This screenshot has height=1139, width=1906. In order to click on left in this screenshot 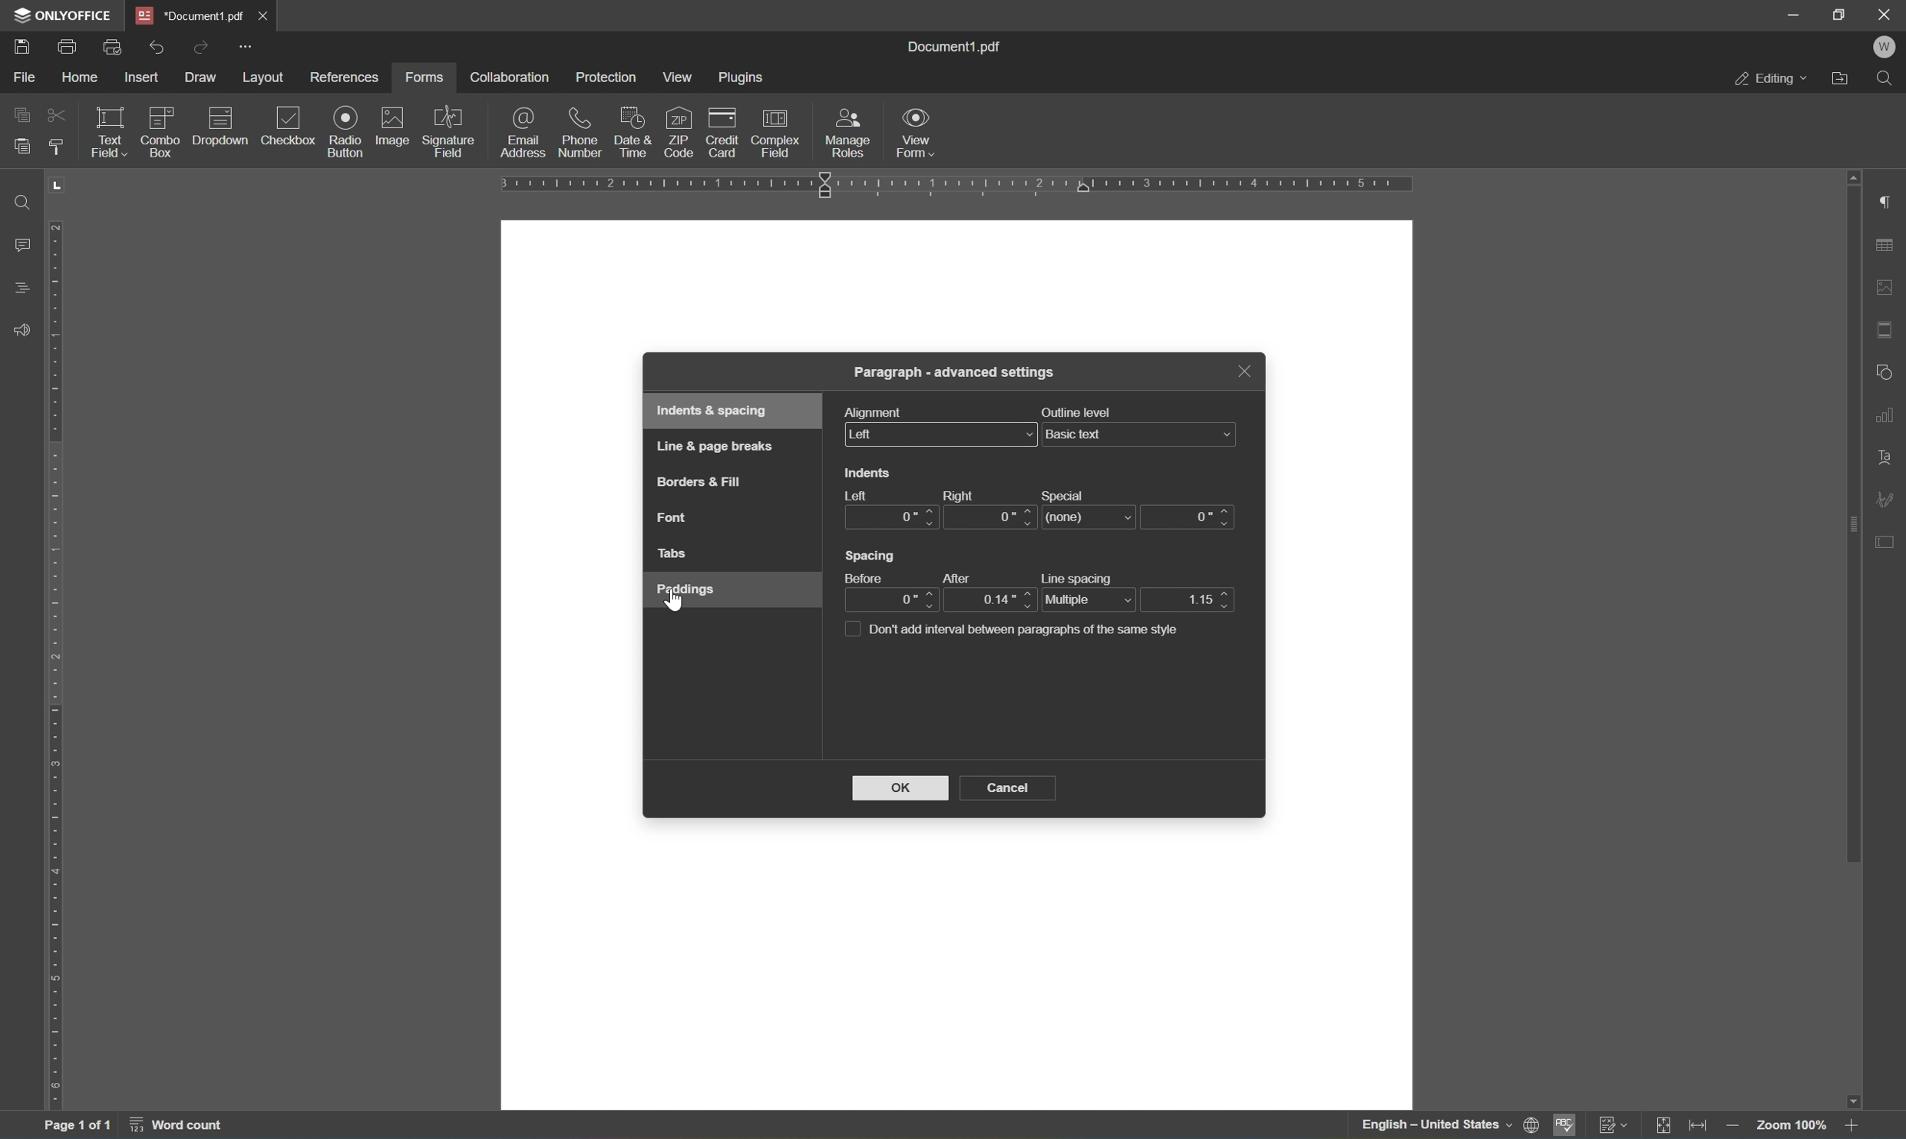, I will do `click(853, 494)`.